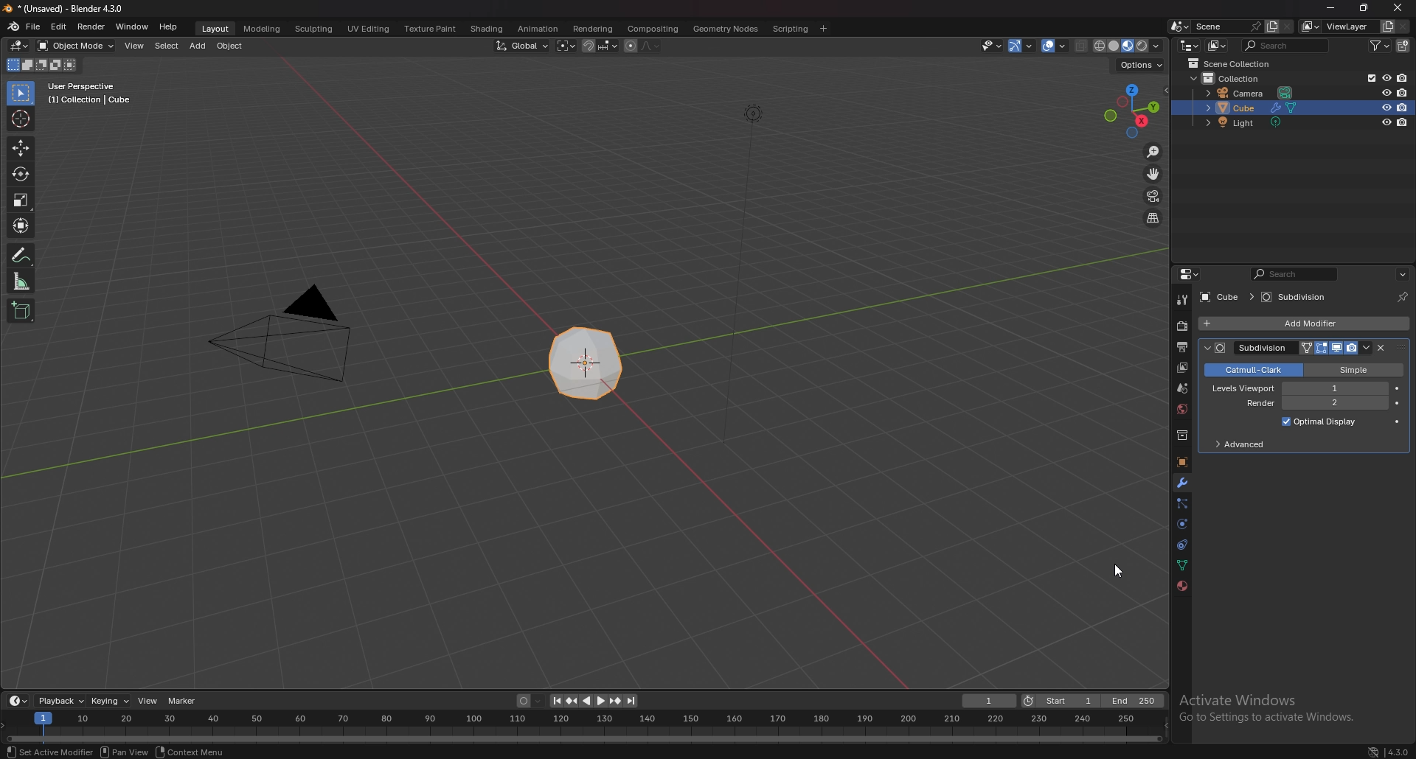 The width and height of the screenshot is (1416, 759). Describe the element at coordinates (1398, 388) in the screenshot. I see `animate property` at that location.